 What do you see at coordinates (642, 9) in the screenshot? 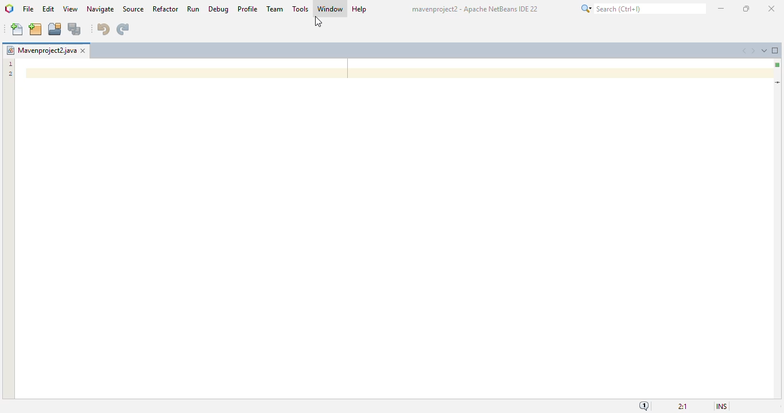
I see `search` at bounding box center [642, 9].